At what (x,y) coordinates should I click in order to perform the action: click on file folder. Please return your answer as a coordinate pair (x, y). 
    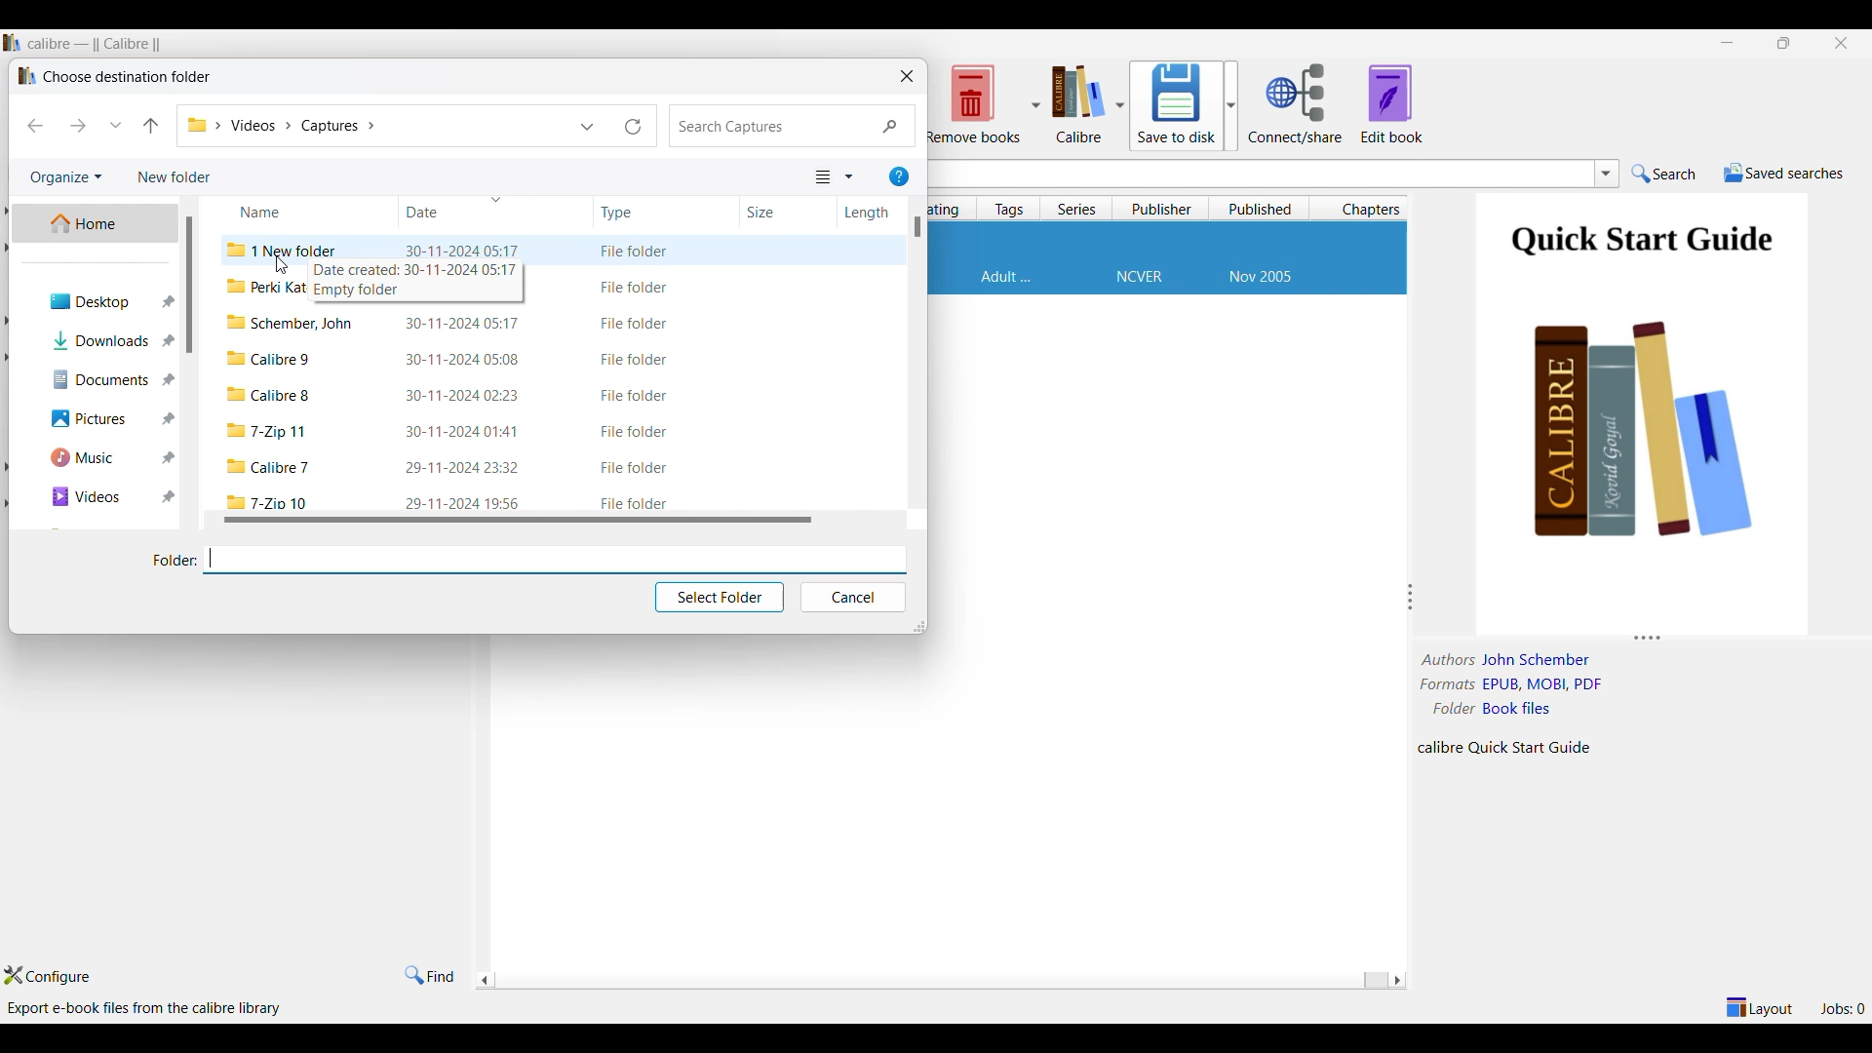
    Looking at the image, I should click on (635, 433).